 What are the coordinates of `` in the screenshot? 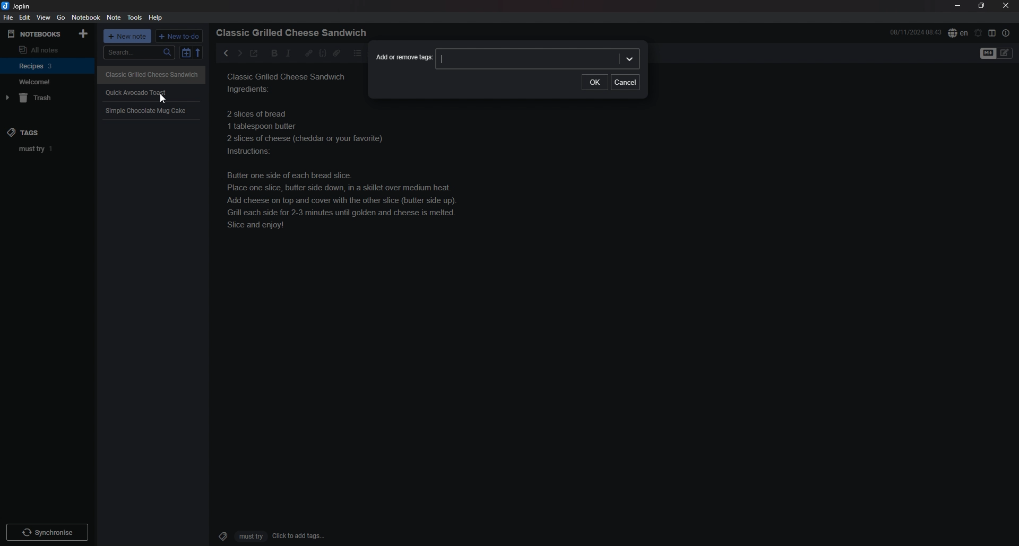 It's located at (47, 530).